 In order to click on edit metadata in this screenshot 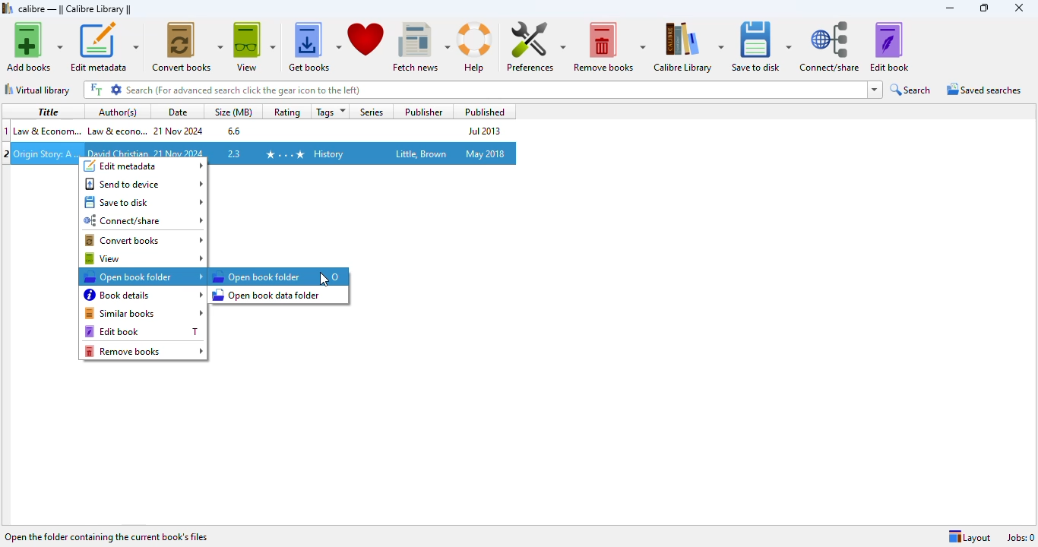, I will do `click(104, 46)`.